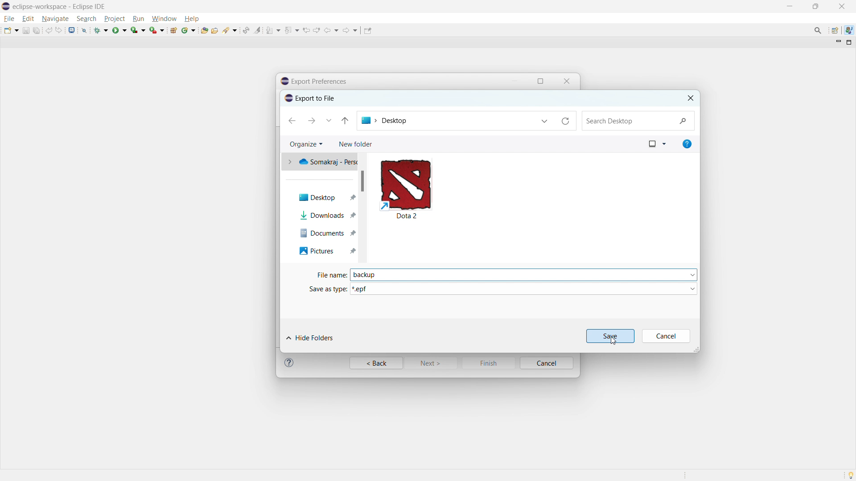 The width and height of the screenshot is (856, 481). What do you see at coordinates (119, 31) in the screenshot?
I see `run` at bounding box center [119, 31].